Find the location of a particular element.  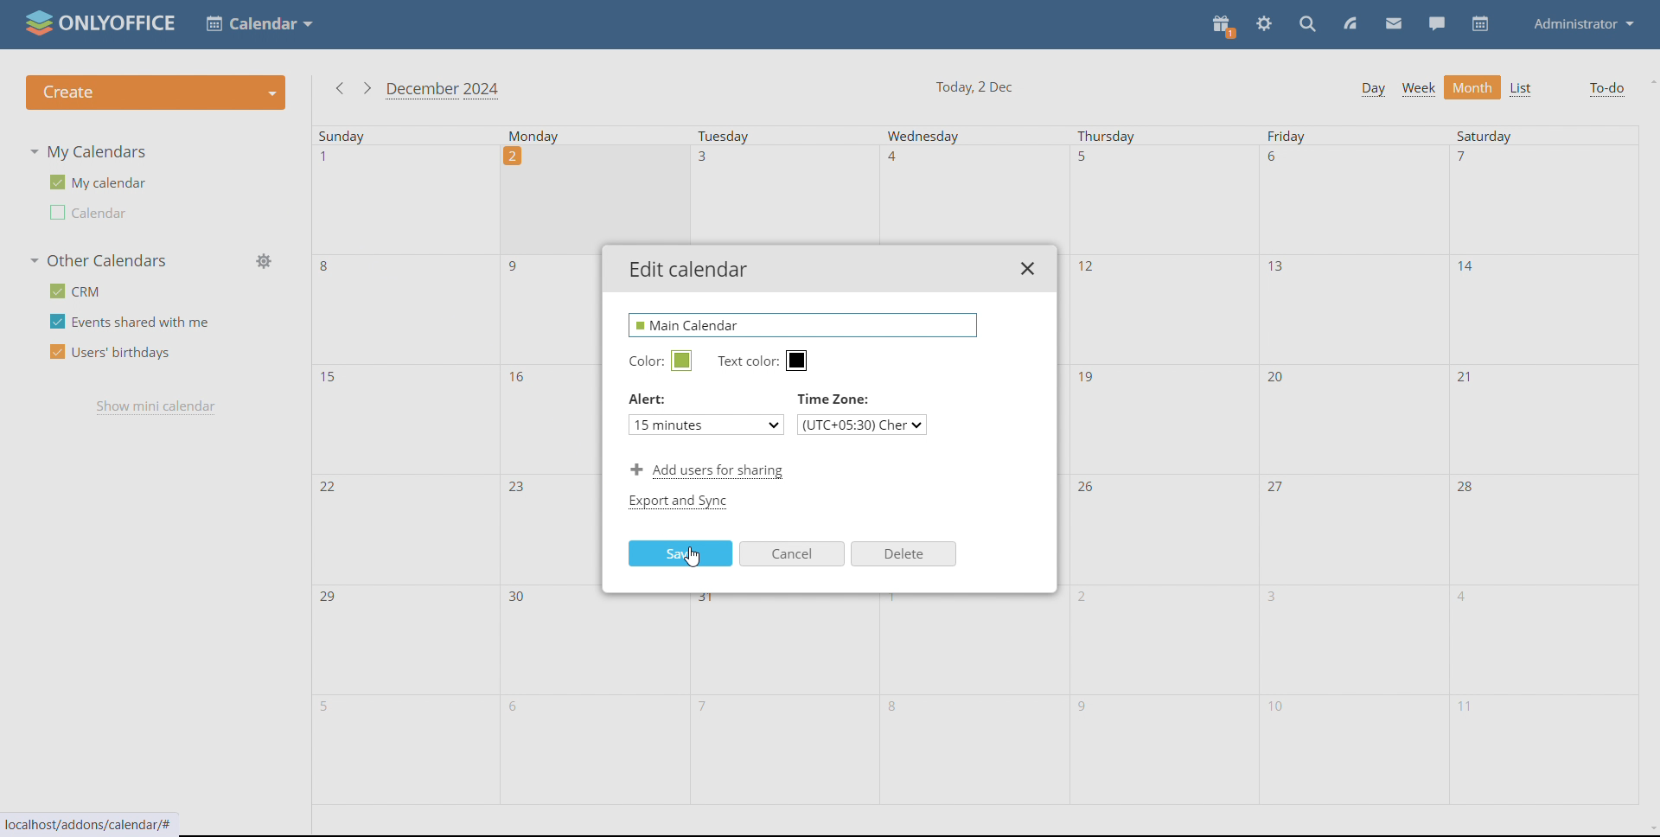

 is located at coordinates (1353, 476).